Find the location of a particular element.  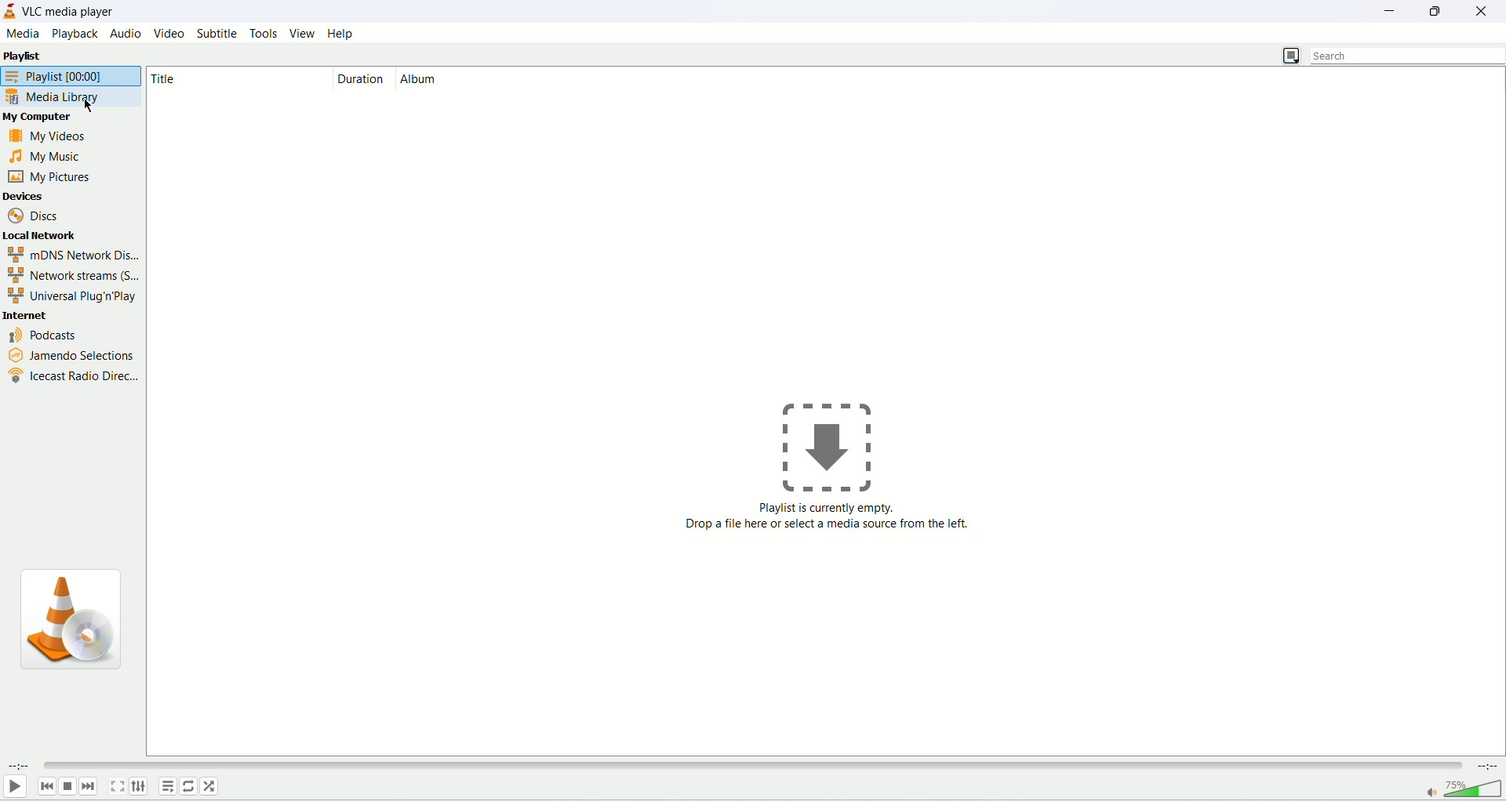

extended elements is located at coordinates (140, 788).